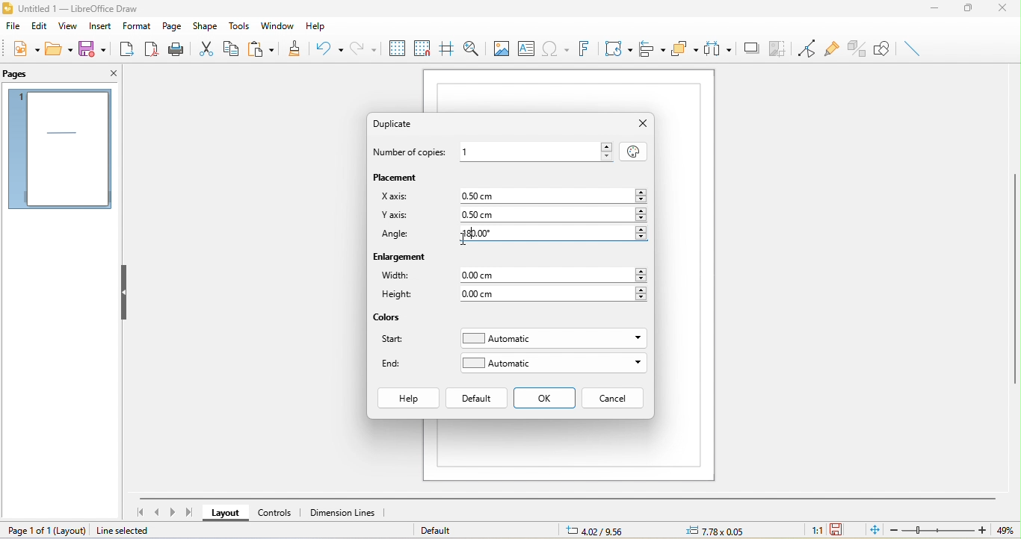  What do you see at coordinates (477, 398) in the screenshot?
I see `default` at bounding box center [477, 398].